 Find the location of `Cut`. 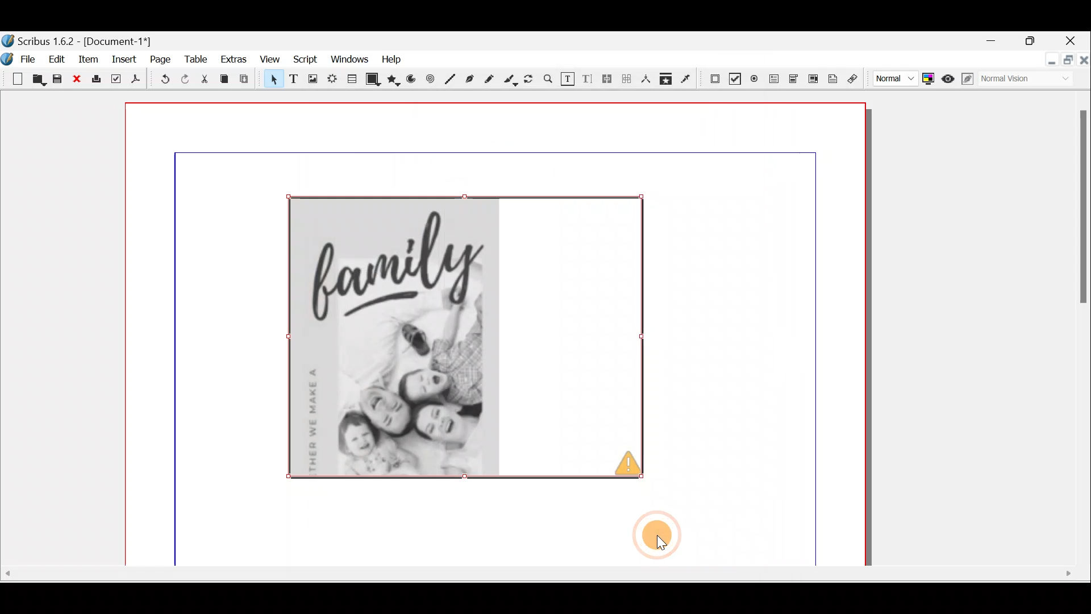

Cut is located at coordinates (205, 80).